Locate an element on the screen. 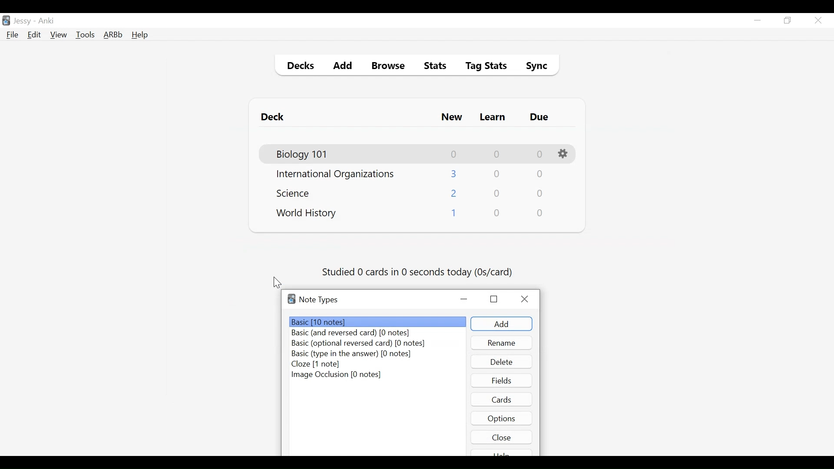 The width and height of the screenshot is (834, 469). New Card Count is located at coordinates (454, 154).